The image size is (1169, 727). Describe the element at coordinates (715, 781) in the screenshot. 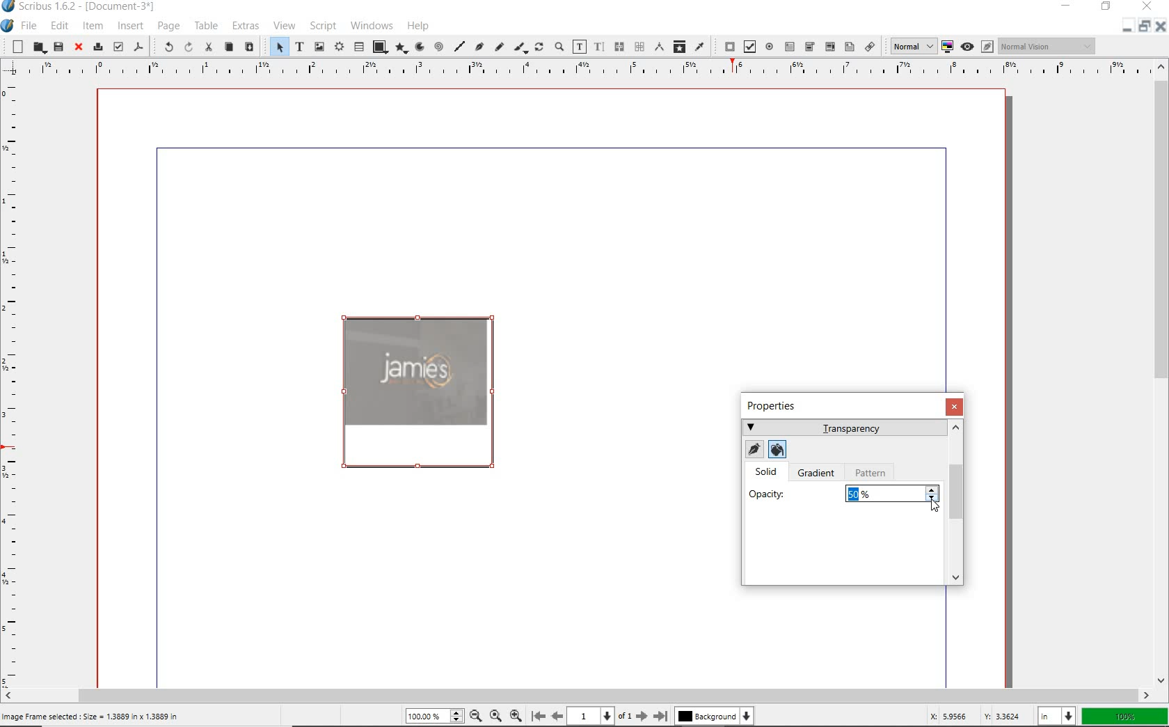

I see `background` at that location.